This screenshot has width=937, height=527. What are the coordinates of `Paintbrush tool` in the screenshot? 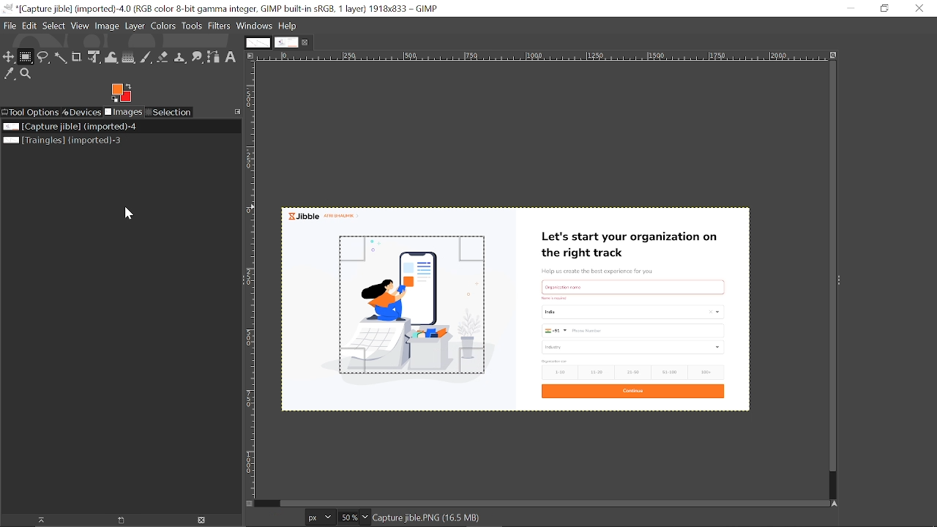 It's located at (147, 56).